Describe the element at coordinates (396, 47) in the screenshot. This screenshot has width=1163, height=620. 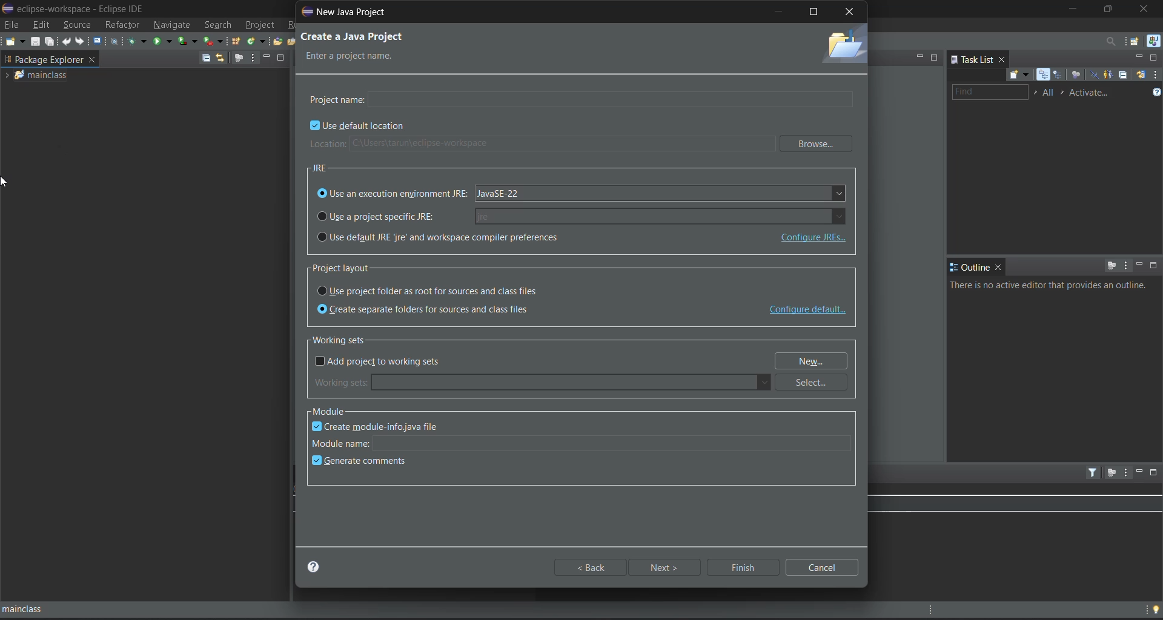
I see `create a new java project enter a project name` at that location.